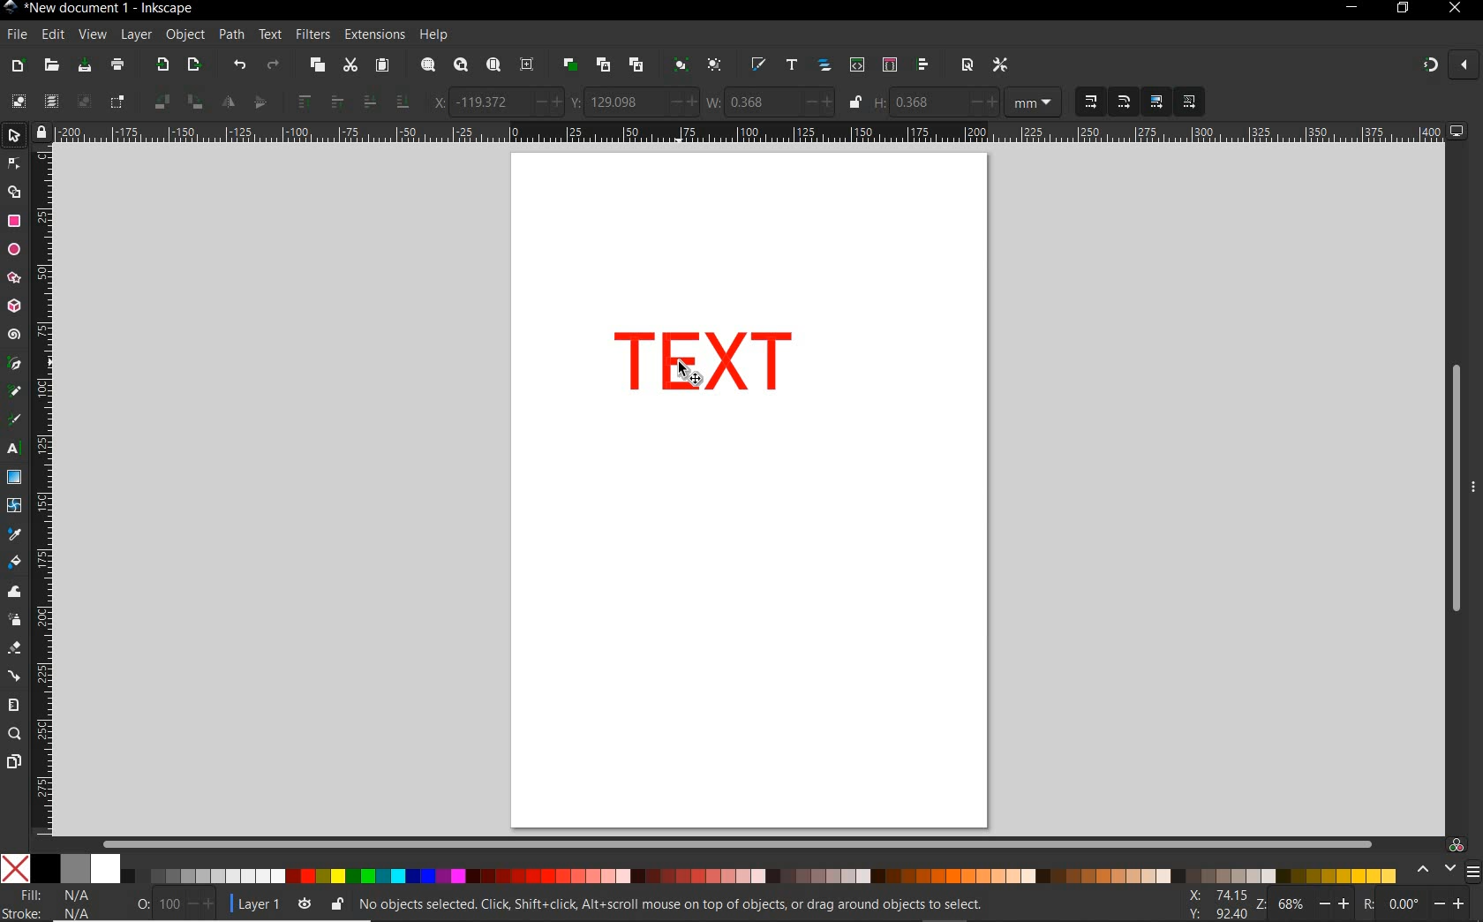 This screenshot has height=922, width=1483. I want to click on LOCK/UNLOCK HEIGHT/WIDTH, so click(856, 102).